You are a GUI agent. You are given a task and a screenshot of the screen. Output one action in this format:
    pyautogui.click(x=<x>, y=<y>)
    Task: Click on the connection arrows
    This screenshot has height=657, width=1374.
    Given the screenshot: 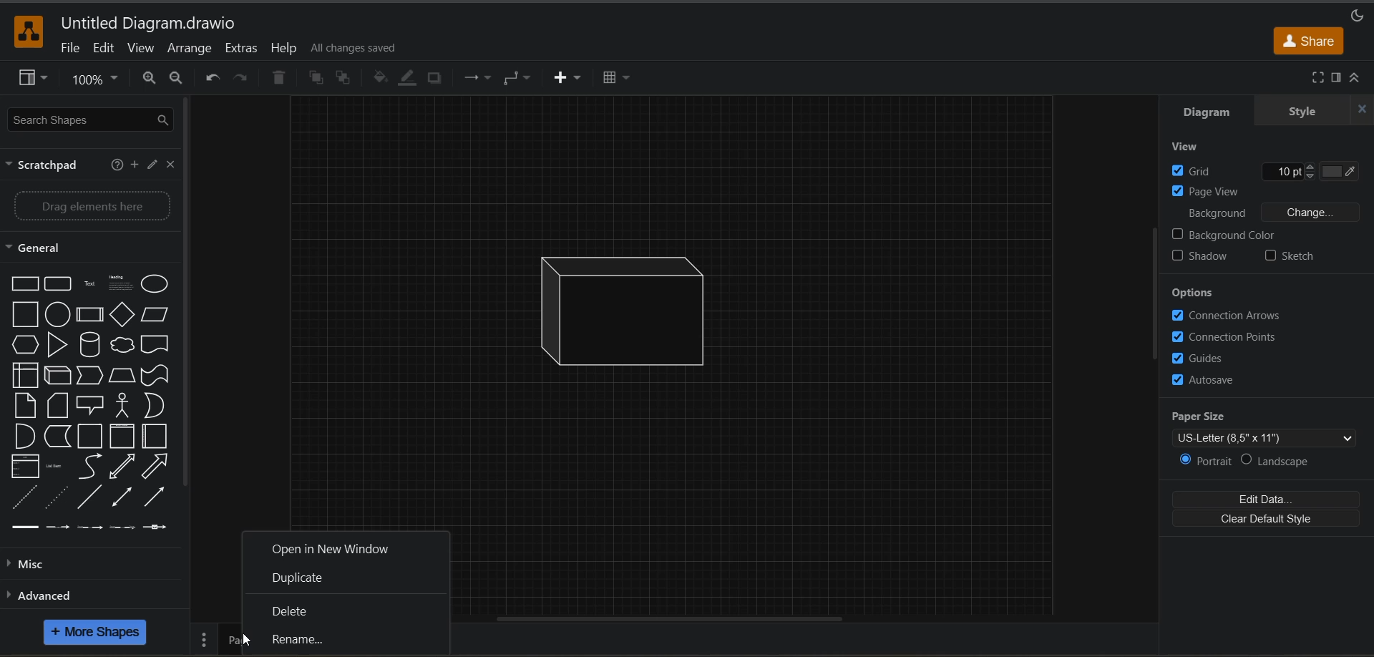 What is the action you would take?
    pyautogui.click(x=1230, y=316)
    